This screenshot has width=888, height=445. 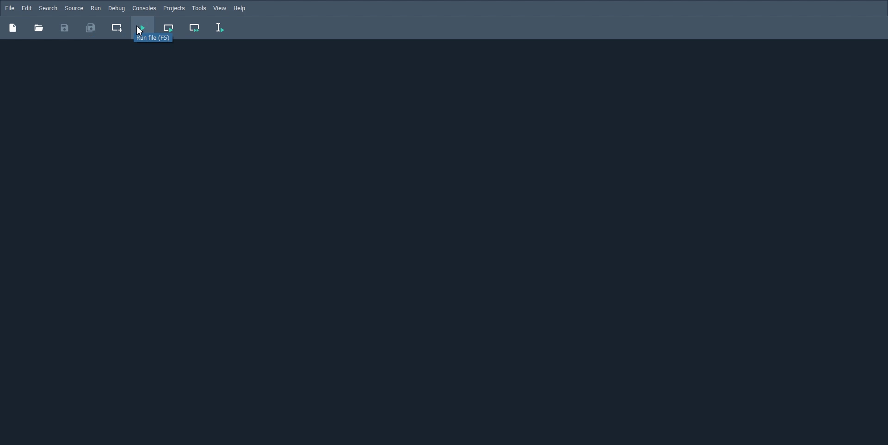 I want to click on Run File, so click(x=142, y=28).